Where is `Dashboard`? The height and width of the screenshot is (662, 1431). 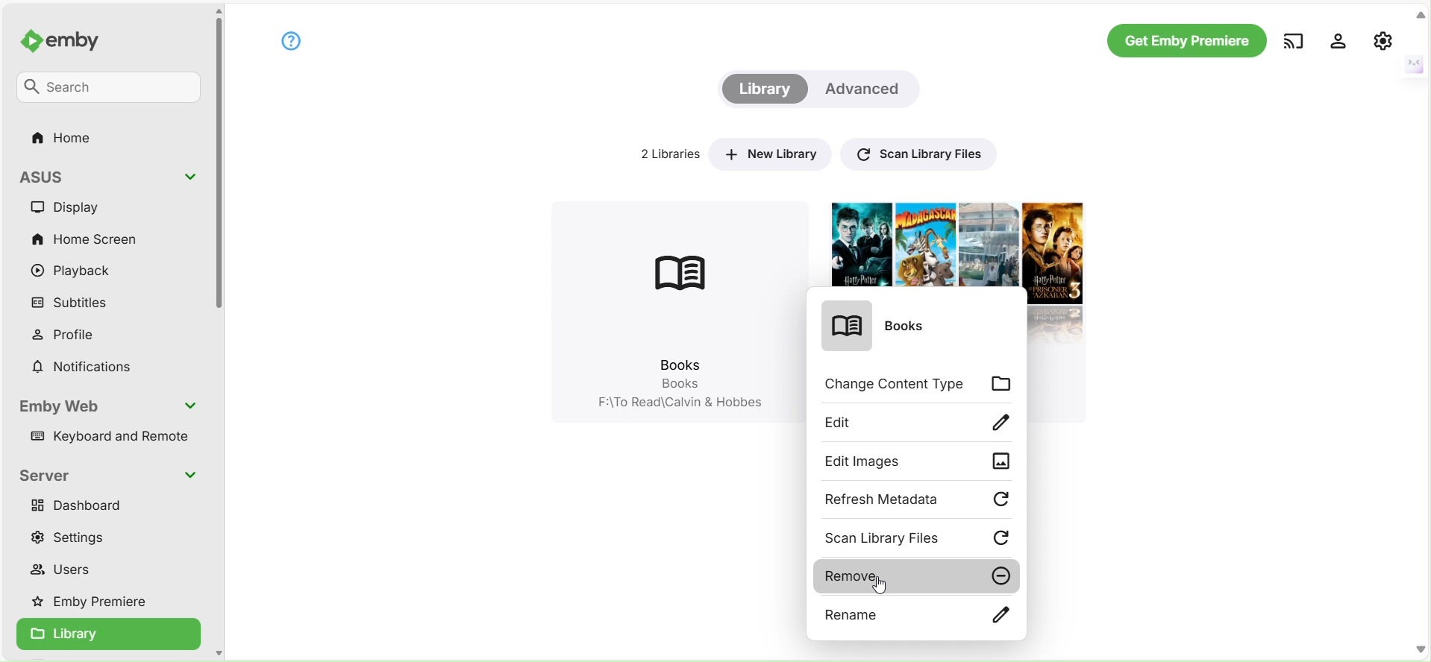
Dashboard is located at coordinates (82, 505).